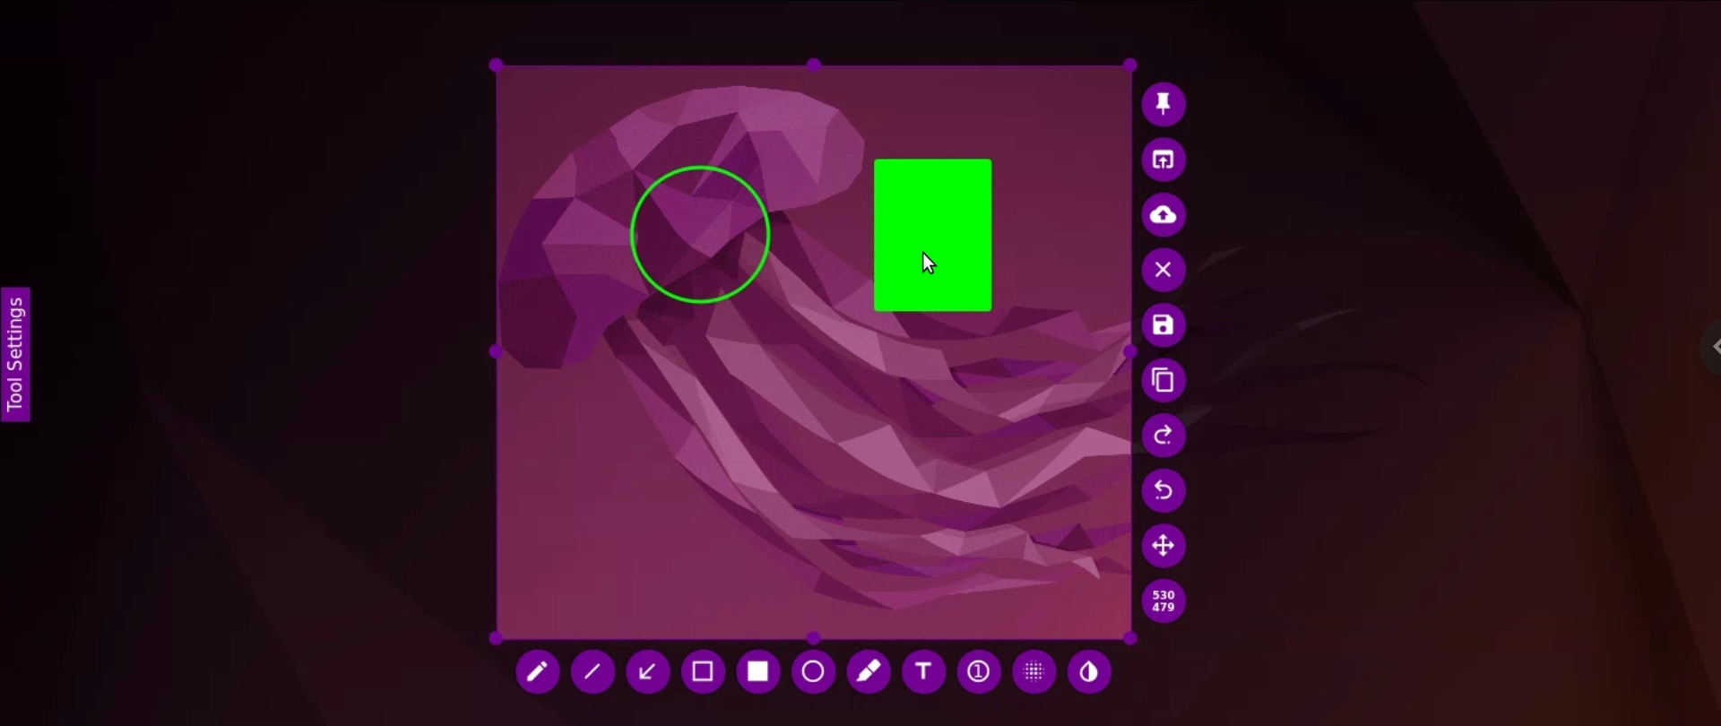  What do you see at coordinates (16, 351) in the screenshot?
I see `toolbar settings` at bounding box center [16, 351].